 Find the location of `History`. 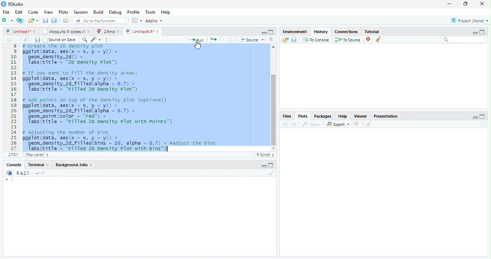

History is located at coordinates (321, 32).